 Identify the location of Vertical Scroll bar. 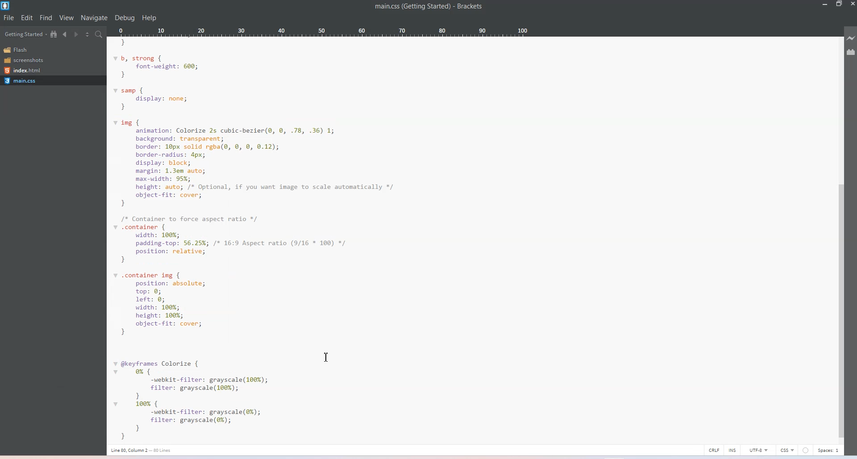
(841, 234).